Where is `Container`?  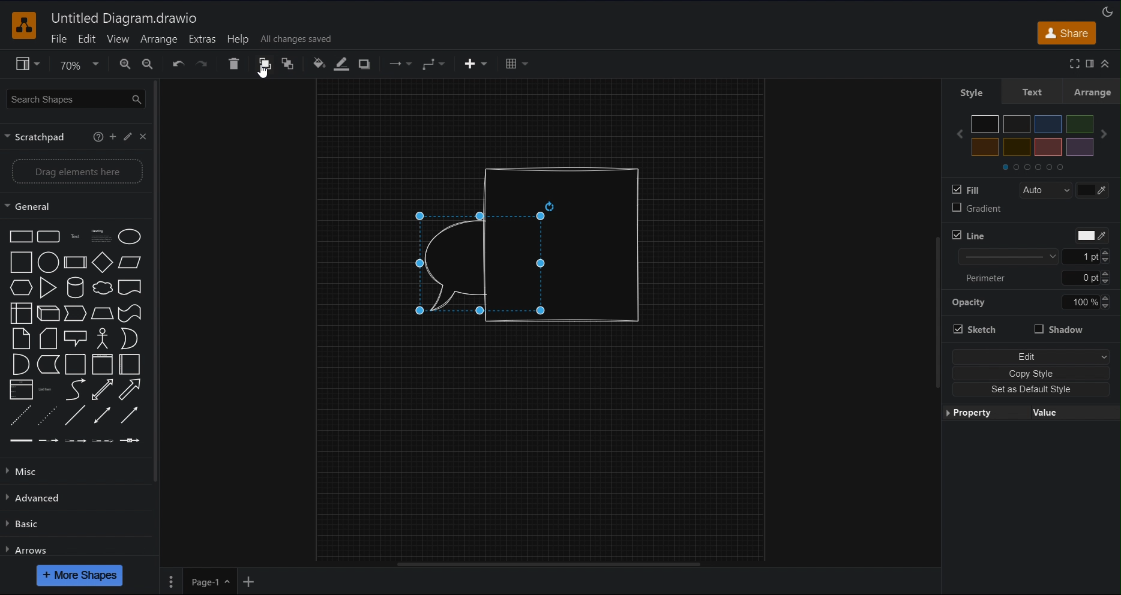 Container is located at coordinates (76, 364).